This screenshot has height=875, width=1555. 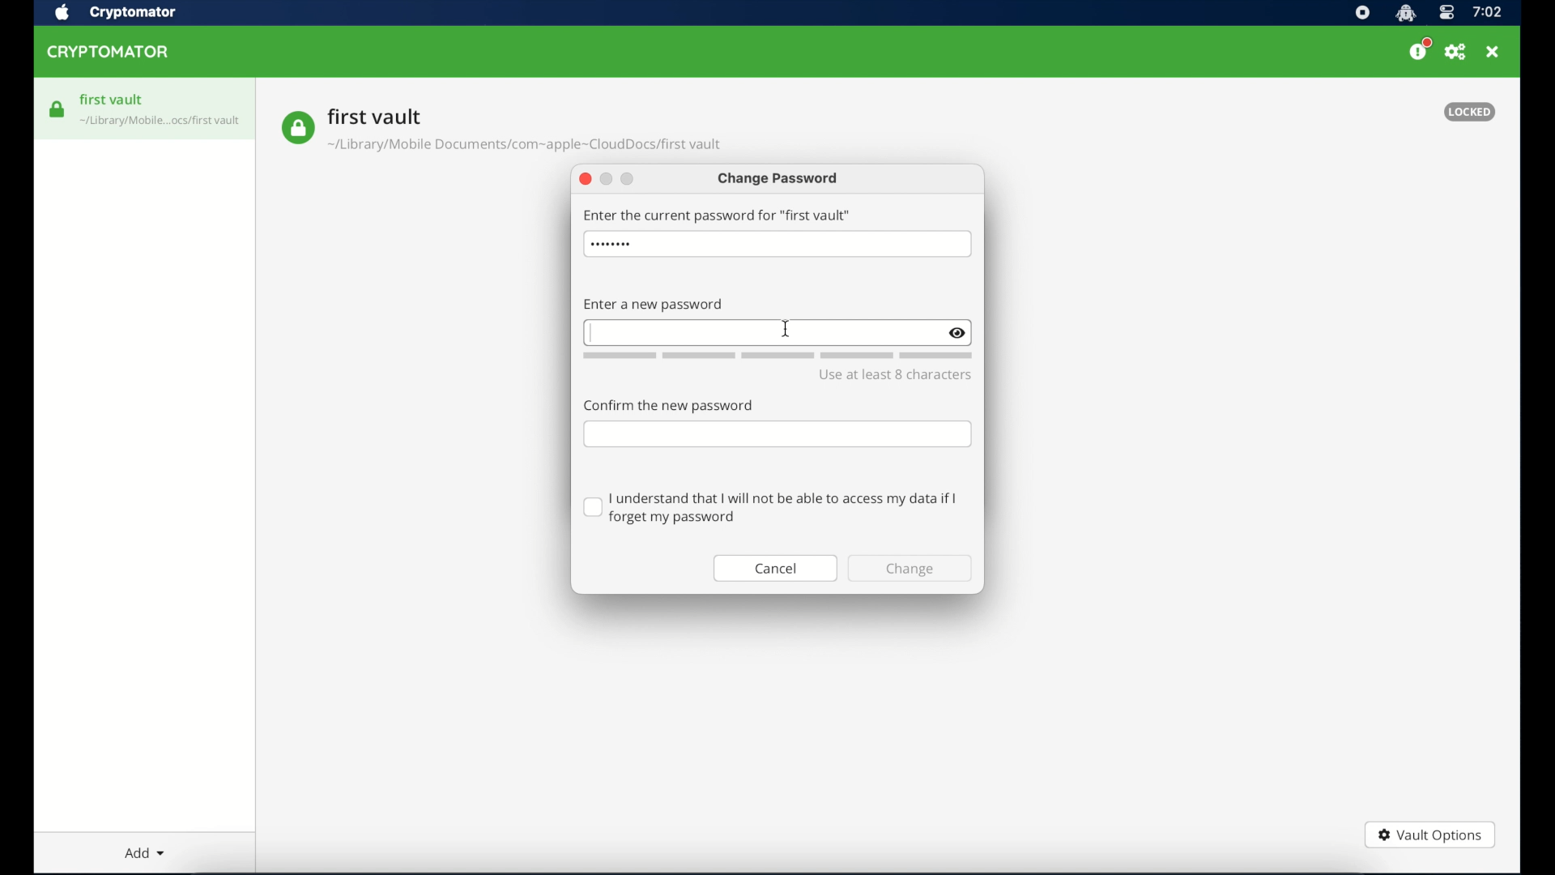 I want to click on maimize, so click(x=627, y=180).